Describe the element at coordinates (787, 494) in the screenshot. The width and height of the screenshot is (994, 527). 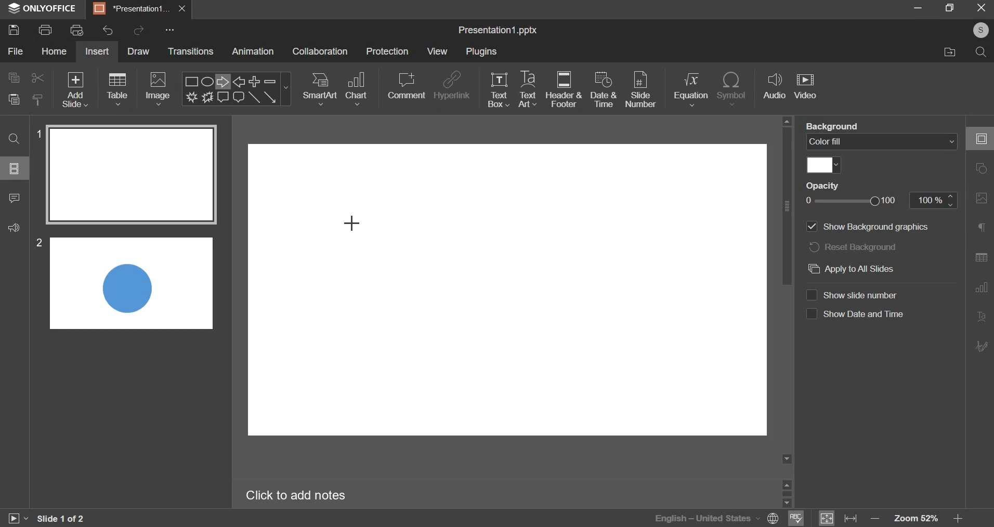
I see `scrollbar` at that location.